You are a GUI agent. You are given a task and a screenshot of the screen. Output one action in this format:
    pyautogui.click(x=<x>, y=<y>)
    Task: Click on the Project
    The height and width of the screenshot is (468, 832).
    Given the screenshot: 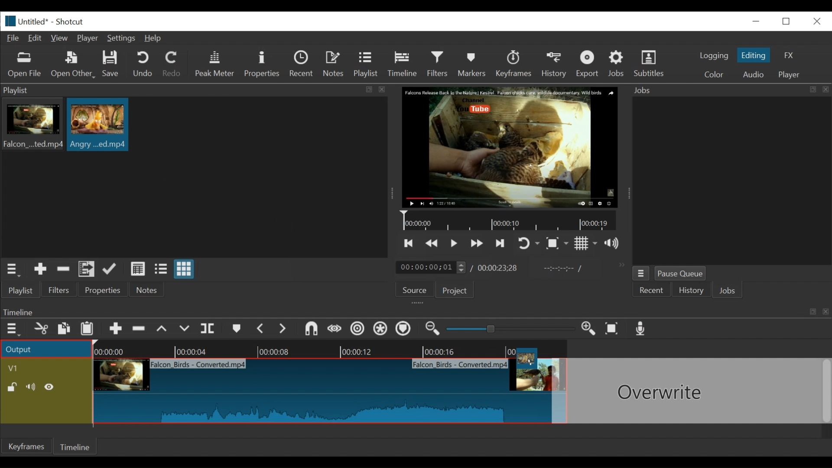 What is the action you would take?
    pyautogui.click(x=453, y=291)
    